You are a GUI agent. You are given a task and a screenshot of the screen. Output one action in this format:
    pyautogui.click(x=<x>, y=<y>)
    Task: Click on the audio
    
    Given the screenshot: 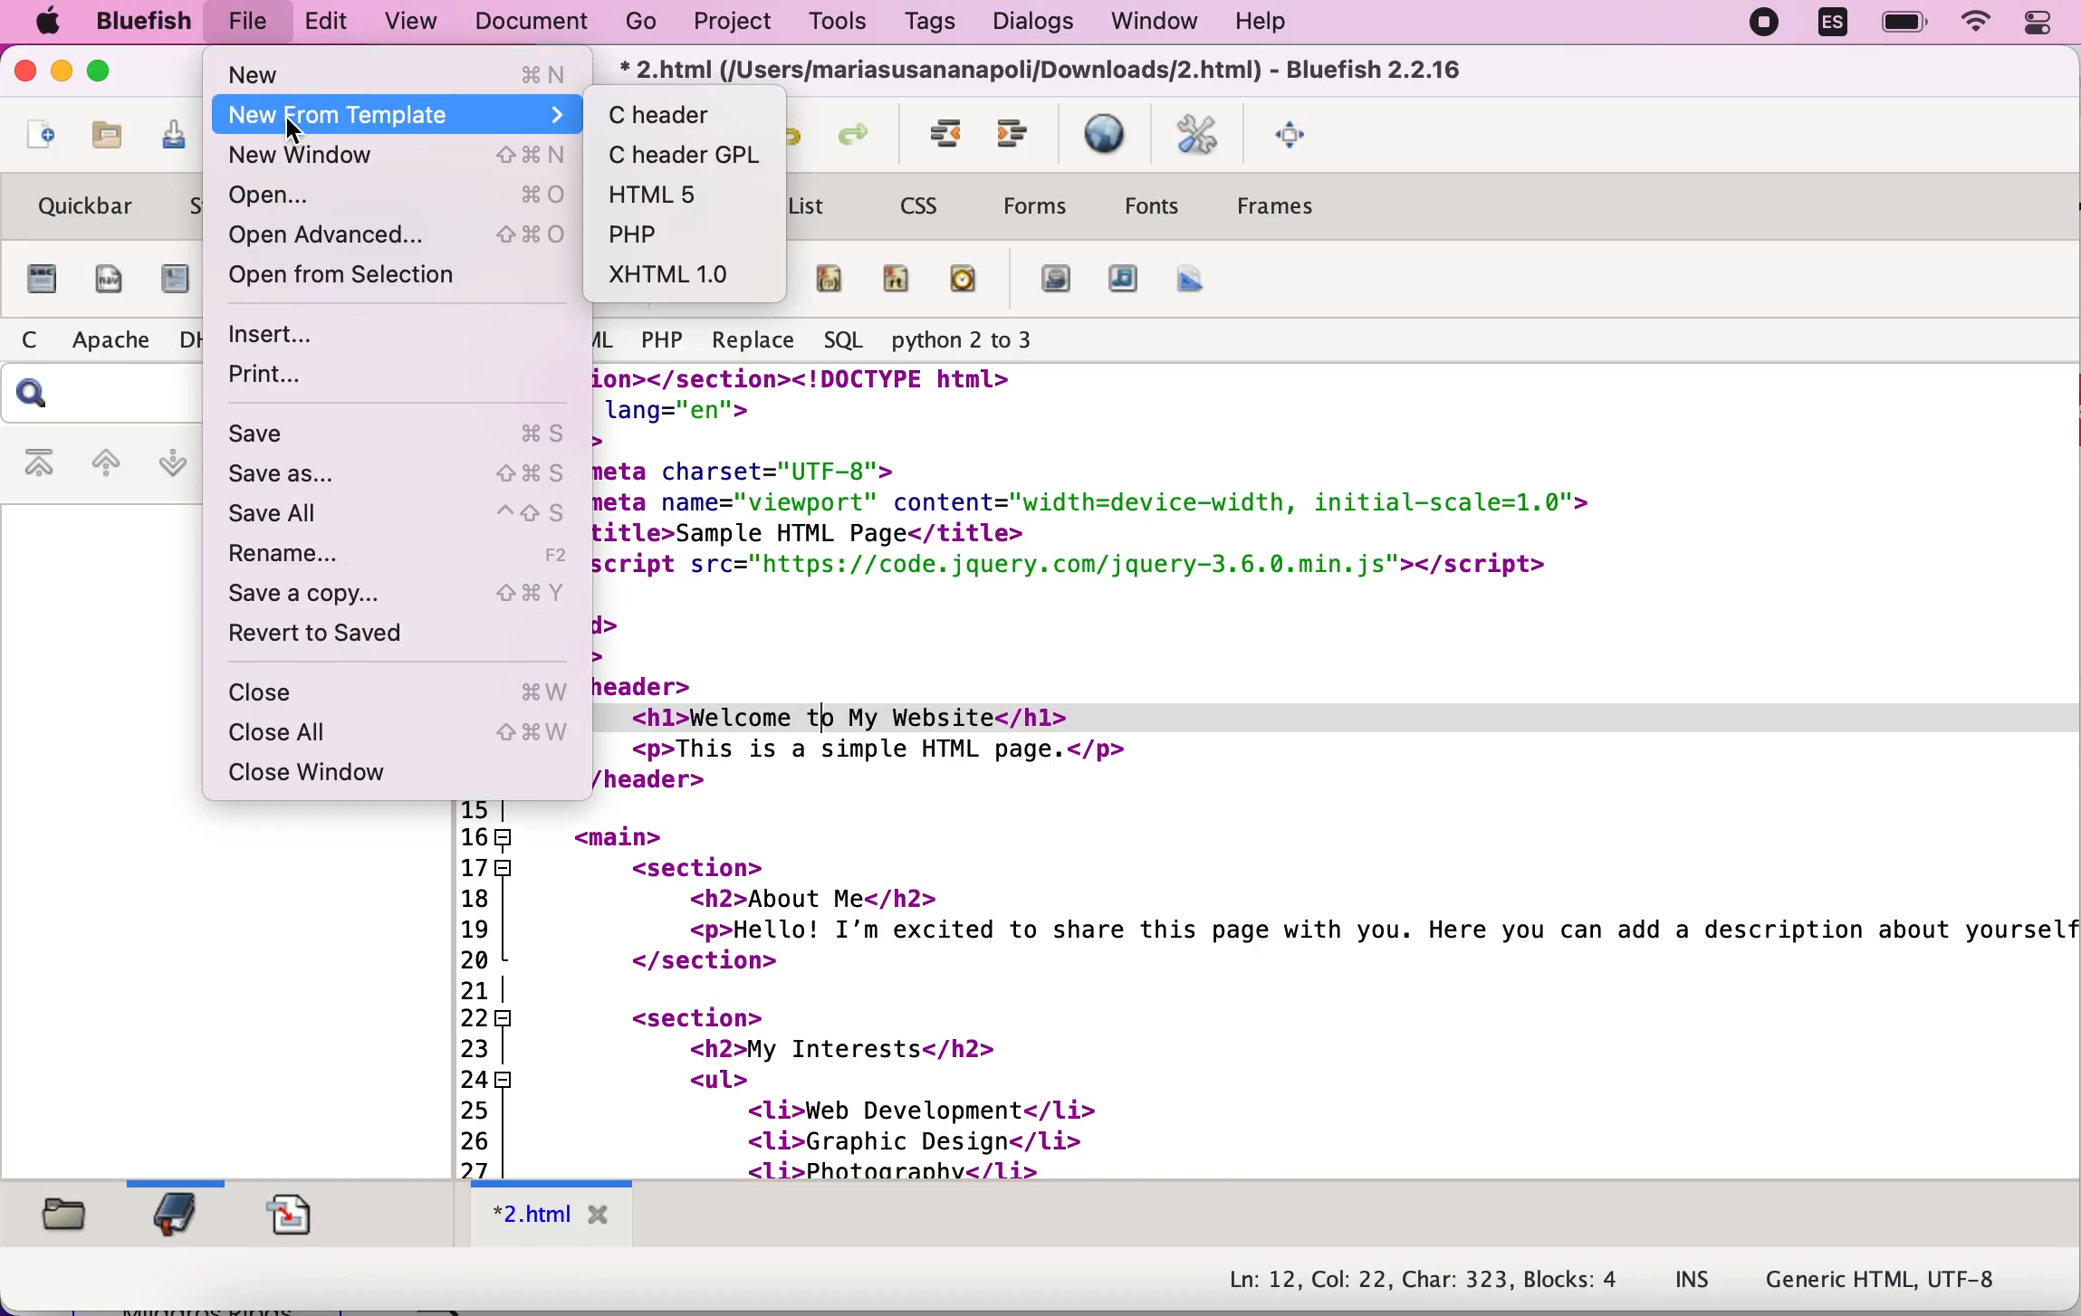 What is the action you would take?
    pyautogui.click(x=1124, y=282)
    